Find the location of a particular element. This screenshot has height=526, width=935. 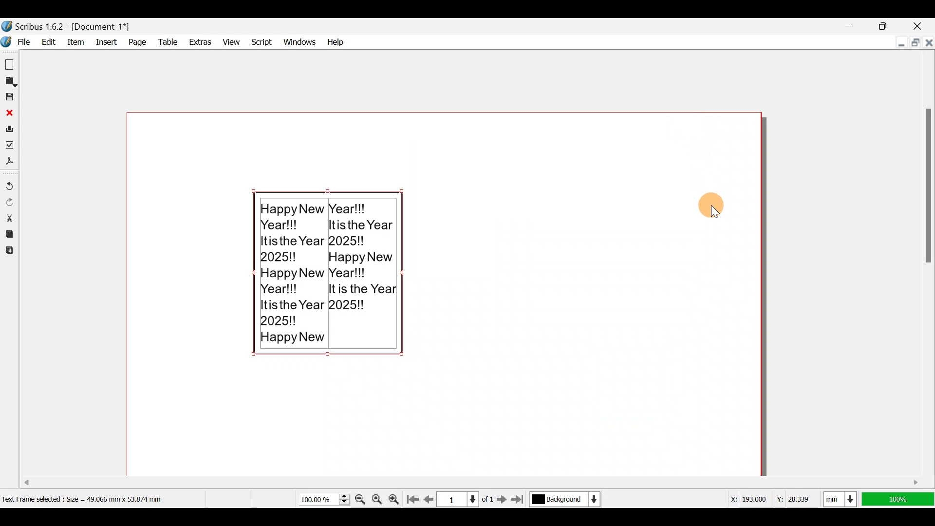

Close is located at coordinates (923, 24).